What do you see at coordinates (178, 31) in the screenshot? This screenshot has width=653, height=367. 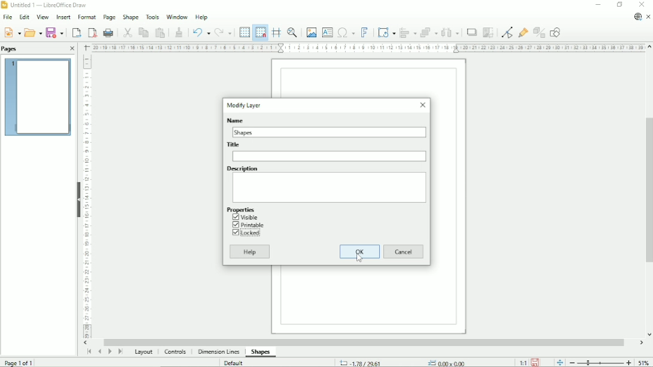 I see `Clone formatting` at bounding box center [178, 31].